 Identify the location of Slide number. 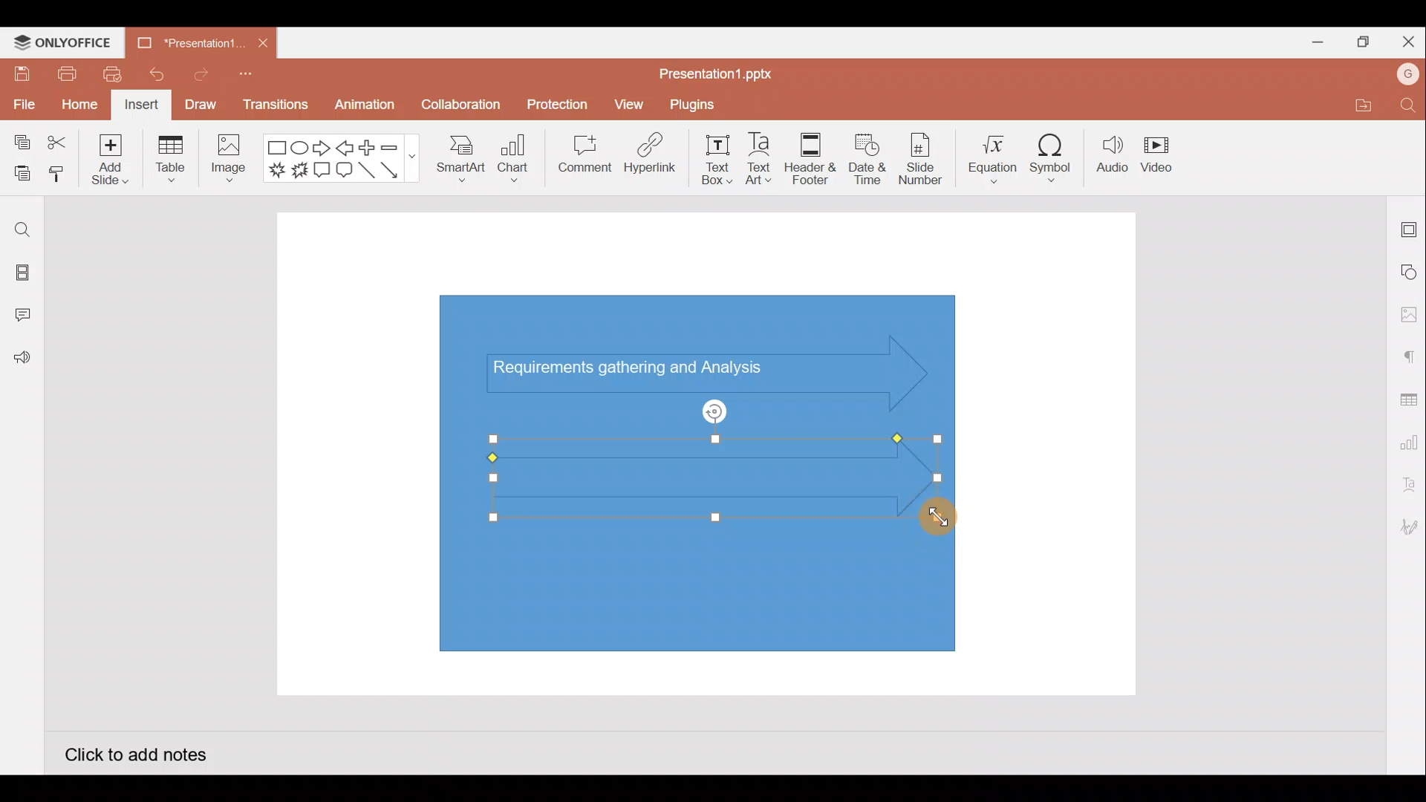
(919, 159).